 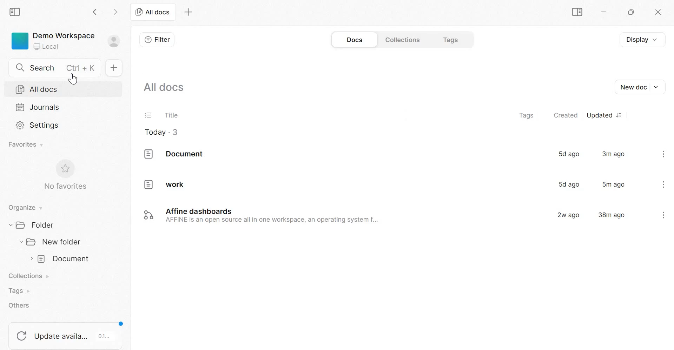 What do you see at coordinates (452, 39) in the screenshot?
I see `Tags` at bounding box center [452, 39].